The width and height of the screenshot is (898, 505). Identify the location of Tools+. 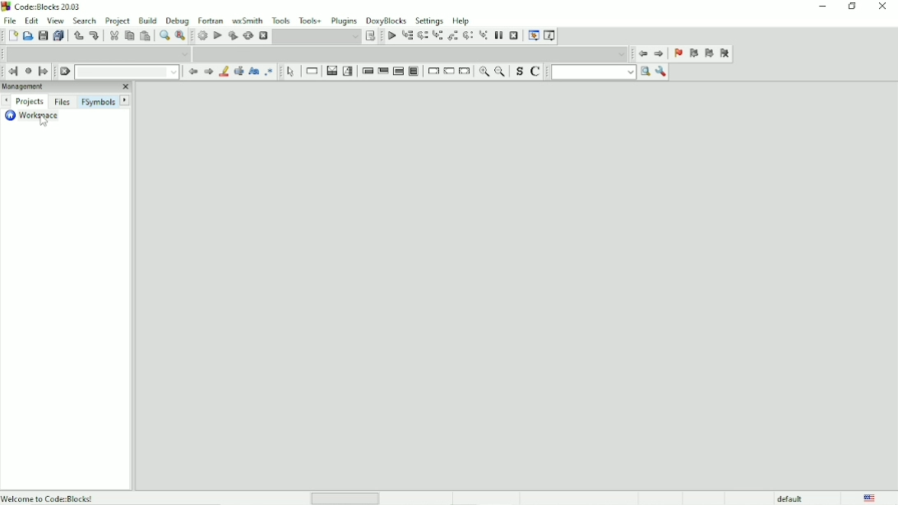
(311, 20).